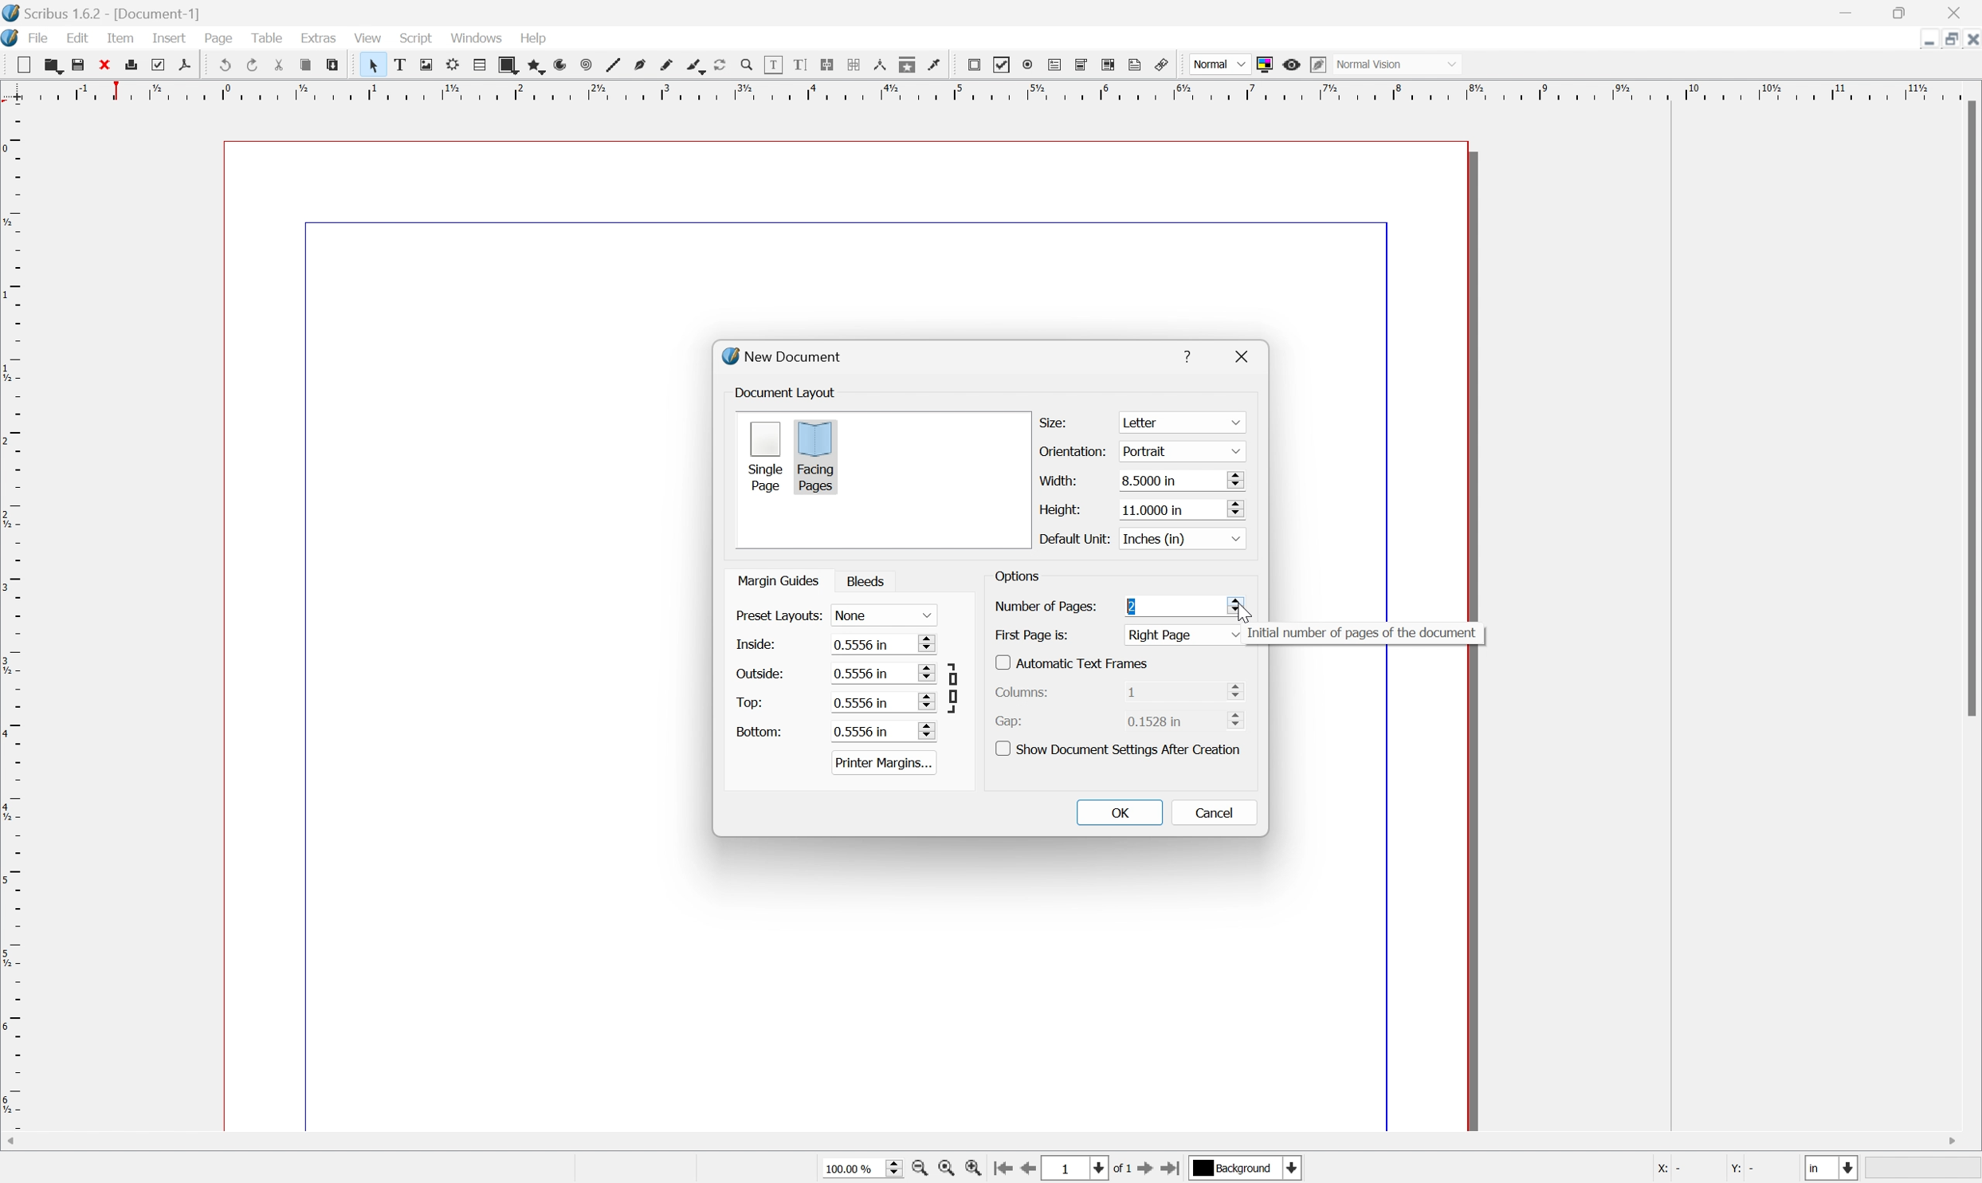  What do you see at coordinates (1045, 606) in the screenshot?
I see `Number of pages:` at bounding box center [1045, 606].